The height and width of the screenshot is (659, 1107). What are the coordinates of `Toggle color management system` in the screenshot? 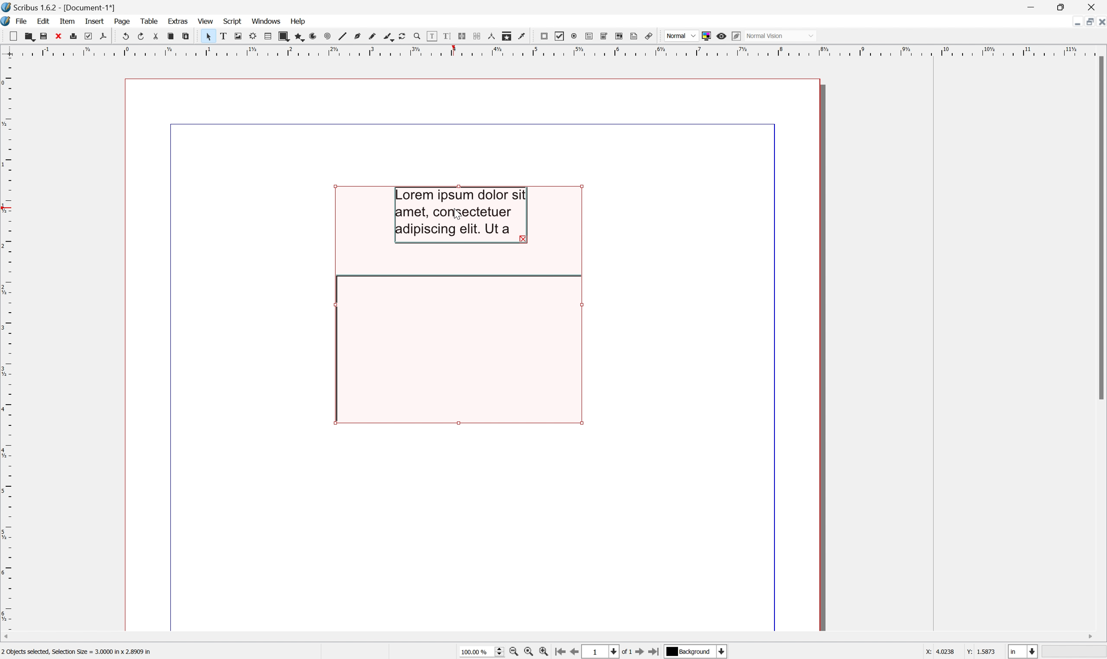 It's located at (704, 35).